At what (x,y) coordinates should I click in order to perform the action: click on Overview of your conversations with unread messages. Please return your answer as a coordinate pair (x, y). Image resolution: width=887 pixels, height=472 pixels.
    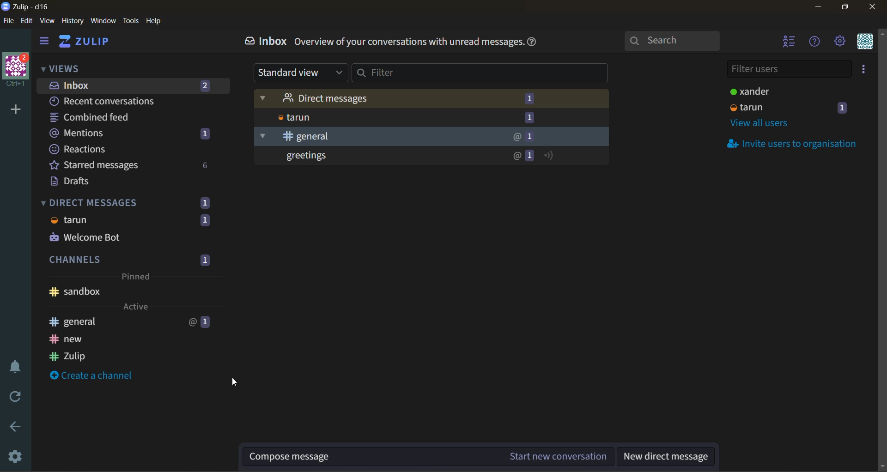
    Looking at the image, I should click on (408, 43).